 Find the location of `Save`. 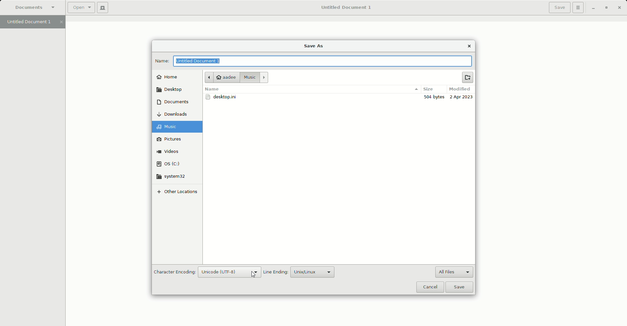

Save is located at coordinates (558, 8).